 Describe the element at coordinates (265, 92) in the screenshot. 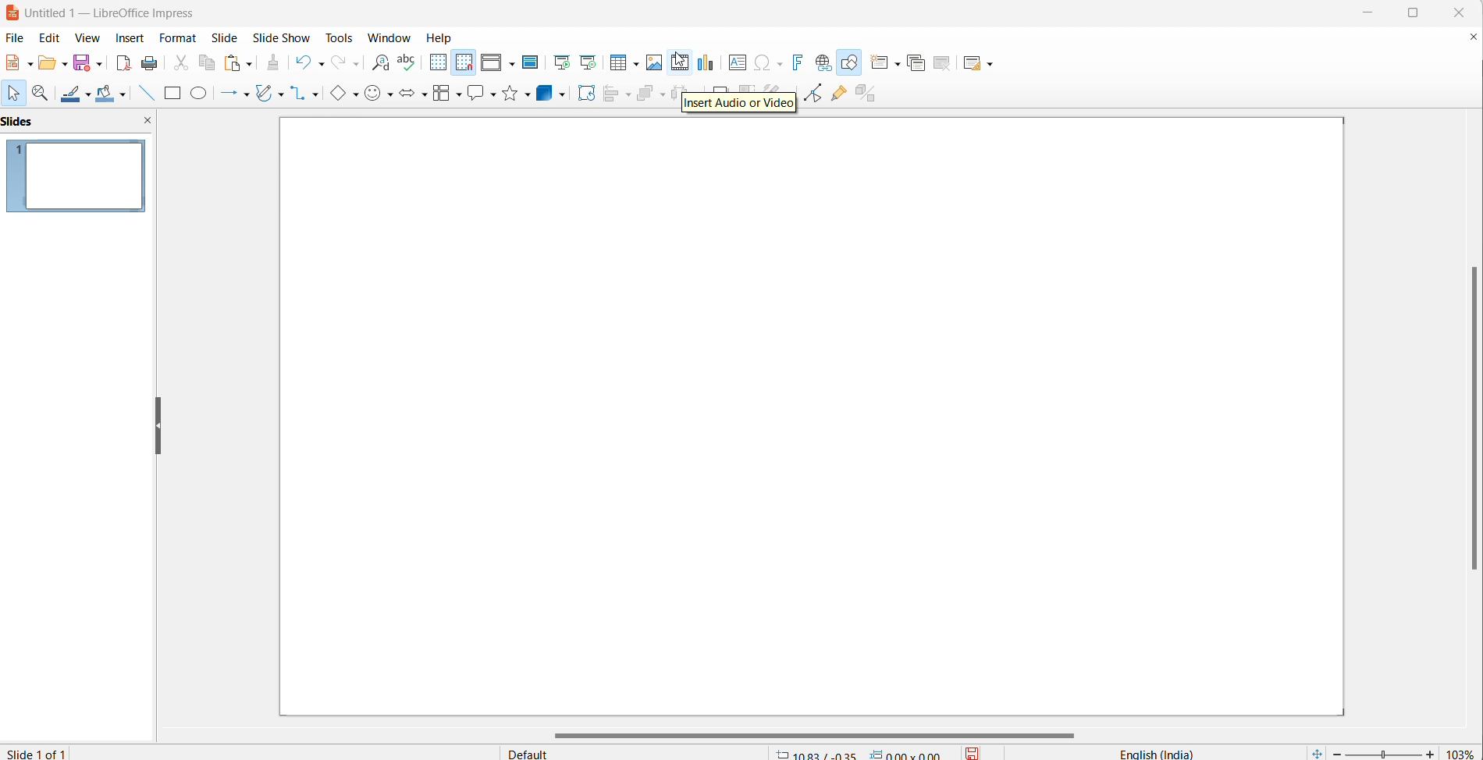

I see `curve and polygons` at that location.